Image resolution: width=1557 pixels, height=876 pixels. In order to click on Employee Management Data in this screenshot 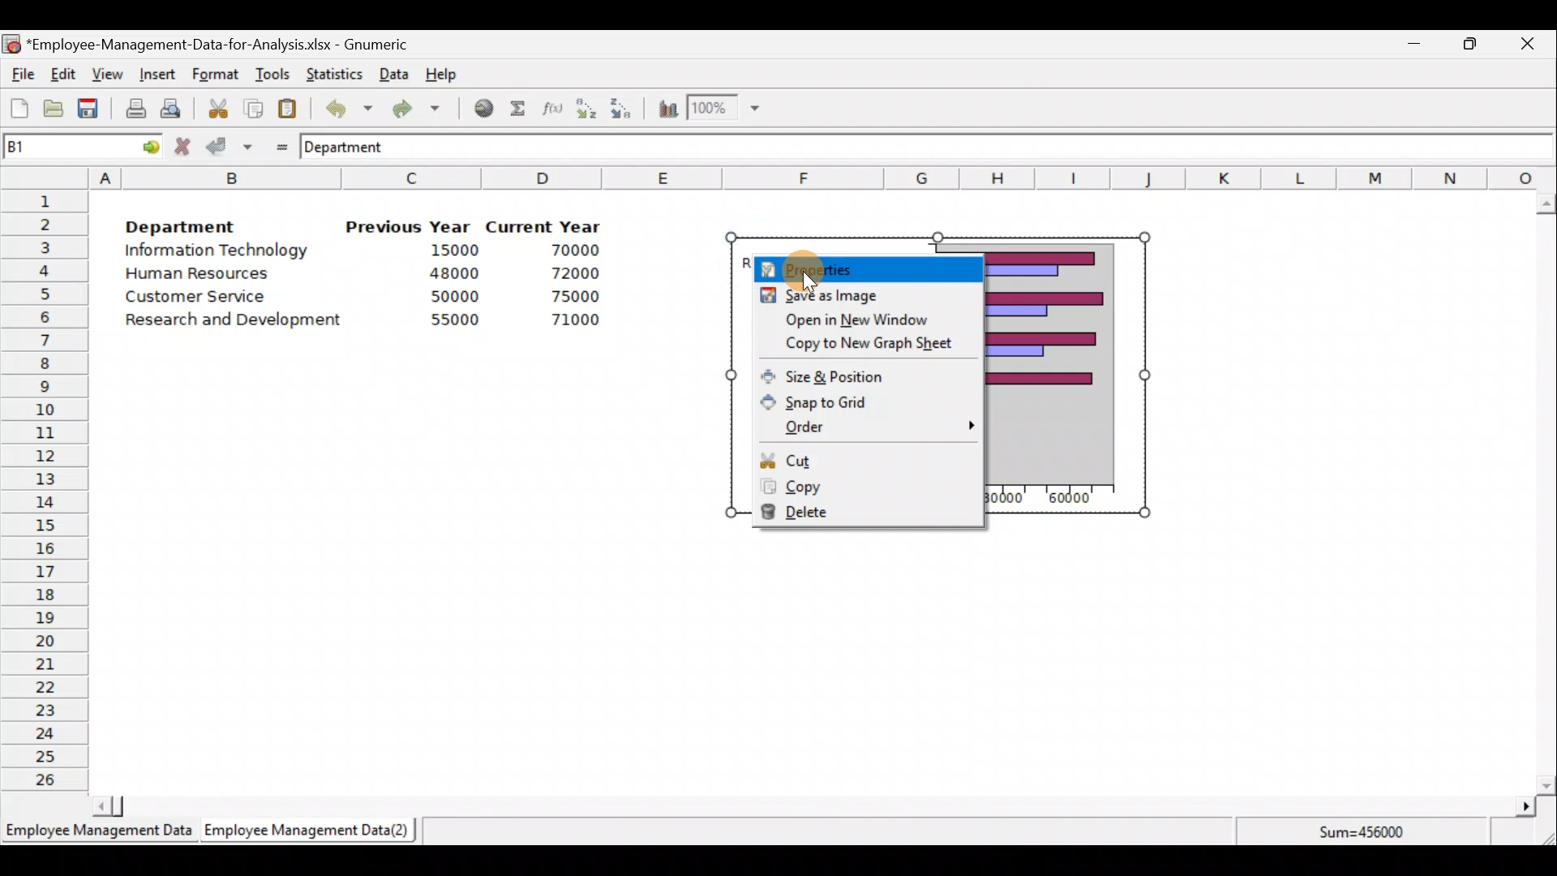, I will do `click(97, 835)`.